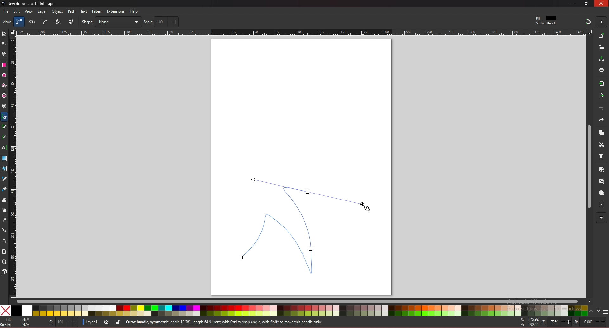  I want to click on scroll bar, so click(303, 301).